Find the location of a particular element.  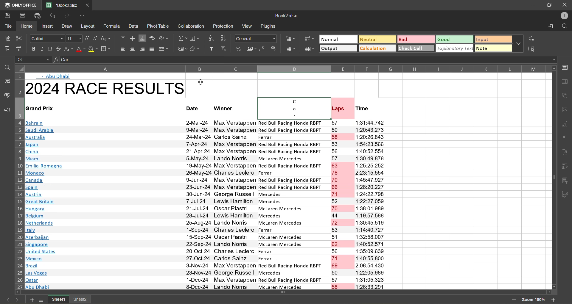

increase decimal is located at coordinates (273, 49).